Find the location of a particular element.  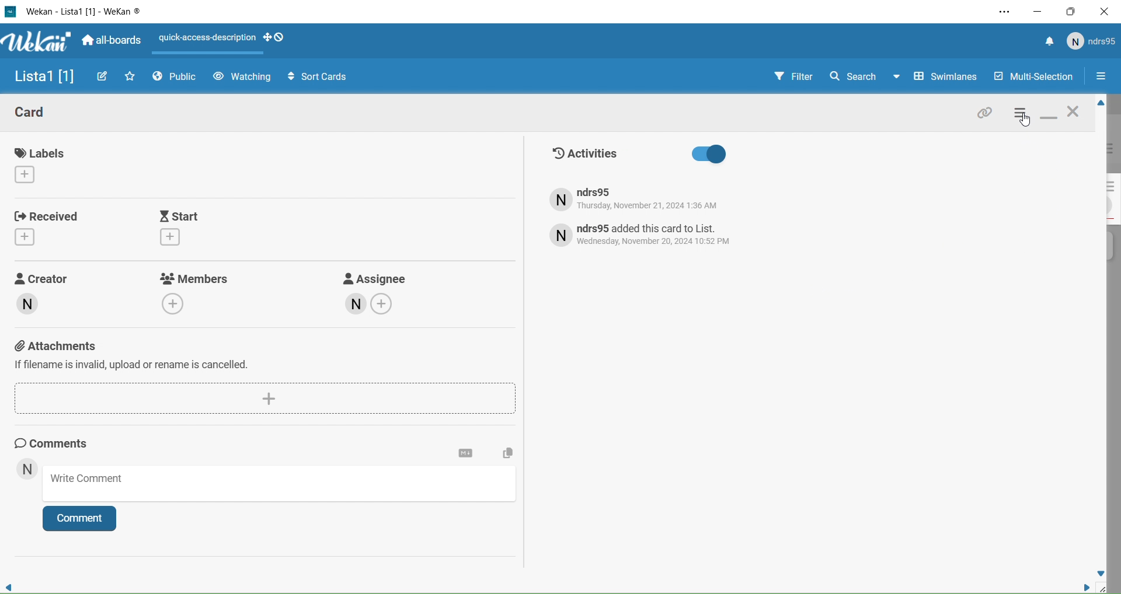

Start is located at coordinates (189, 227).